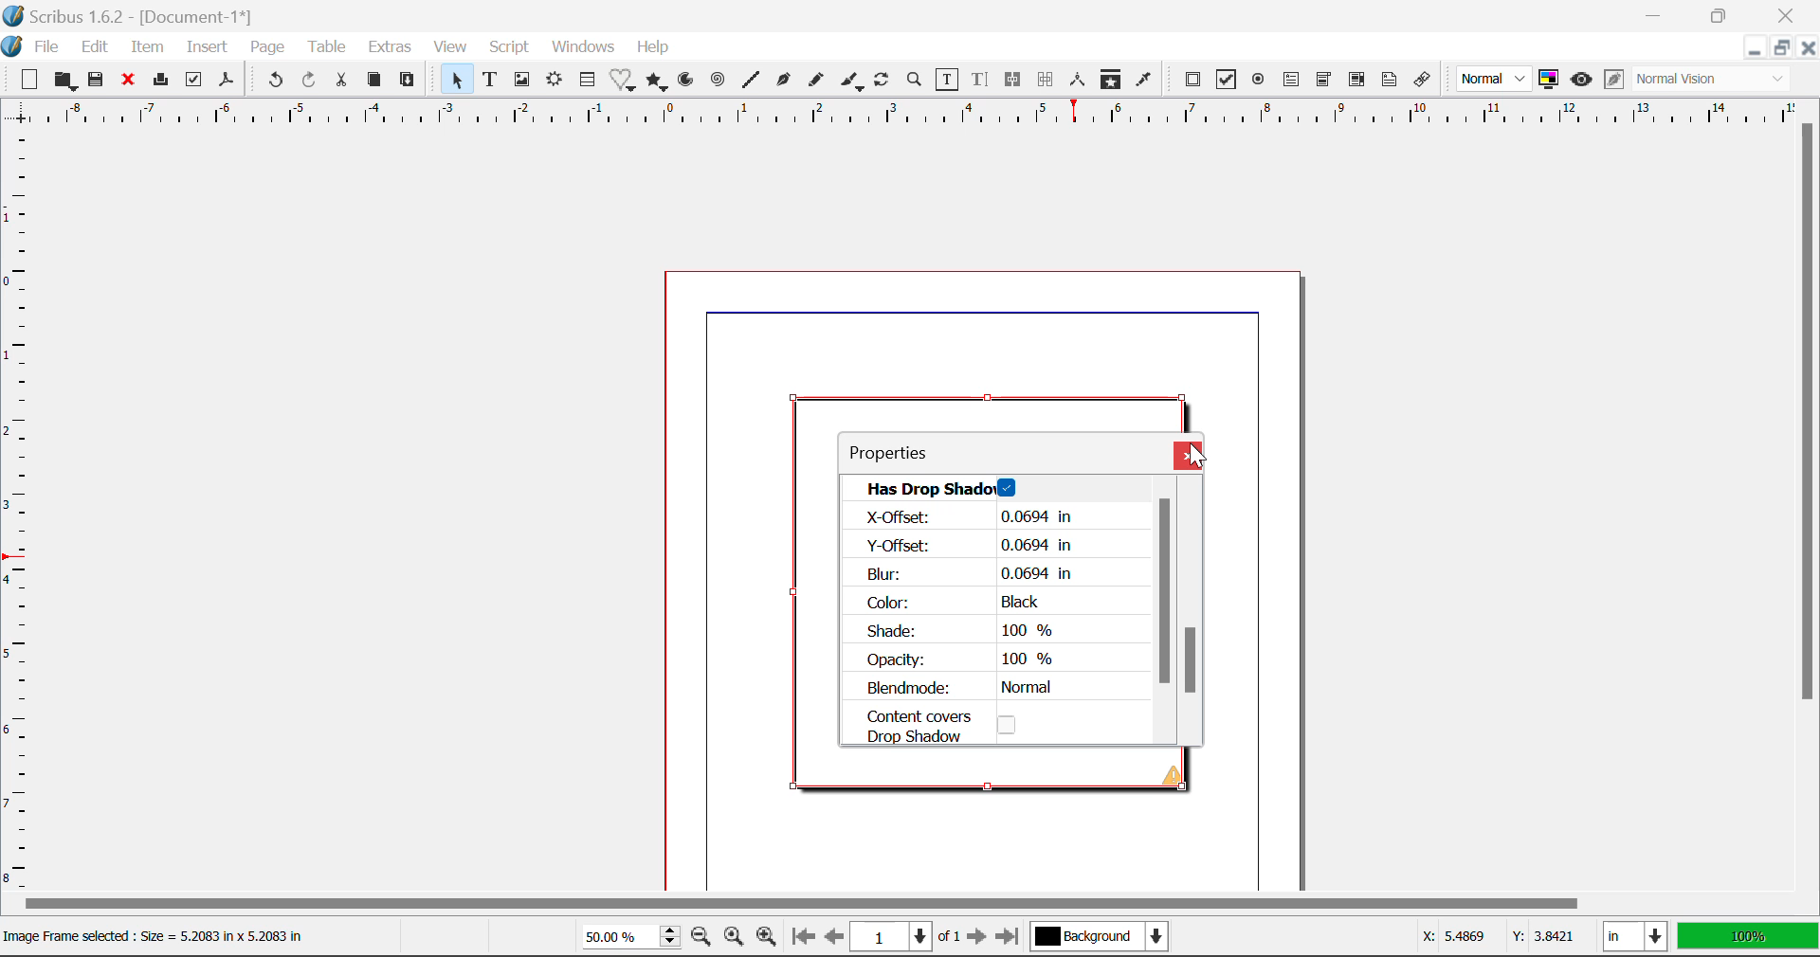 This screenshot has height=957, width=1820. What do you see at coordinates (1809, 490) in the screenshot?
I see `Vertical Scroll Bar` at bounding box center [1809, 490].